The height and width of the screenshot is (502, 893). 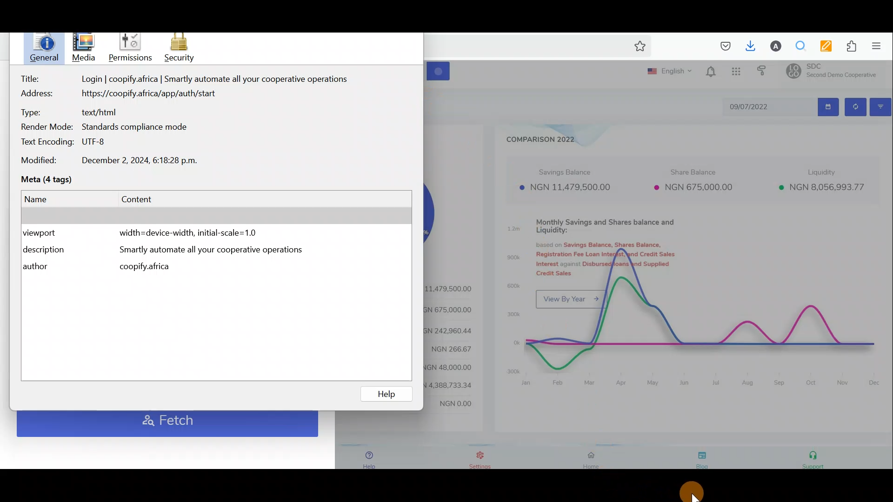 I want to click on General, so click(x=45, y=50).